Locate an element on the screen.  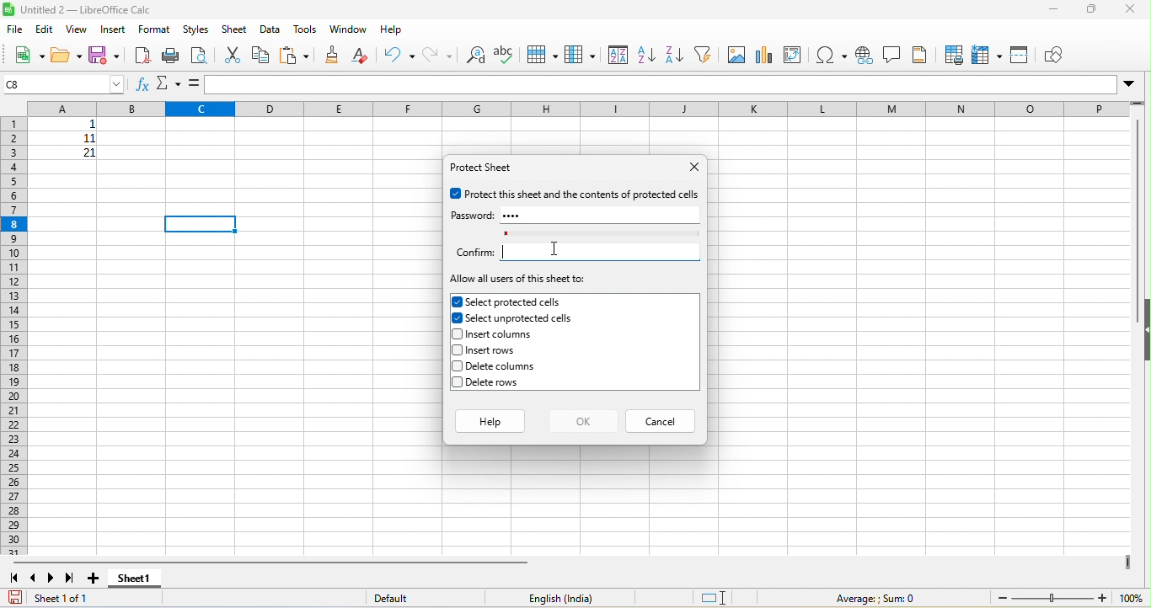
pivot table is located at coordinates (794, 54).